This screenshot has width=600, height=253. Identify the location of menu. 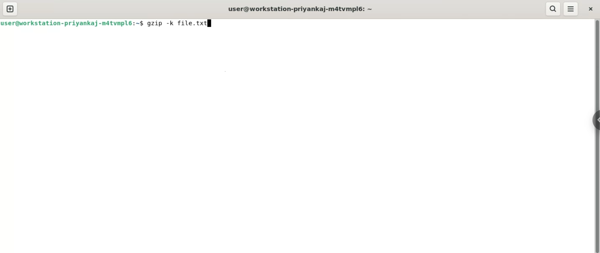
(572, 9).